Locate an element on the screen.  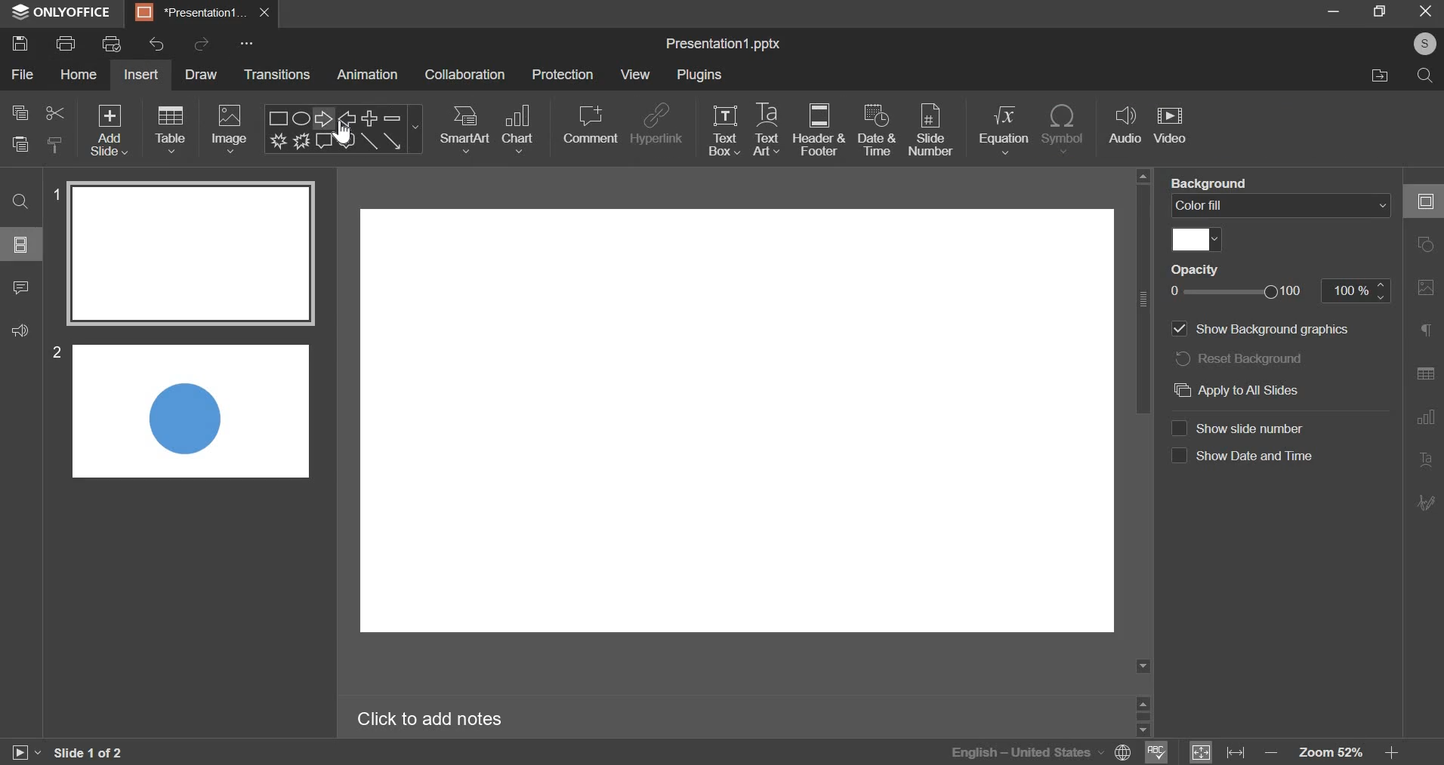
chart is located at coordinates (518, 129).